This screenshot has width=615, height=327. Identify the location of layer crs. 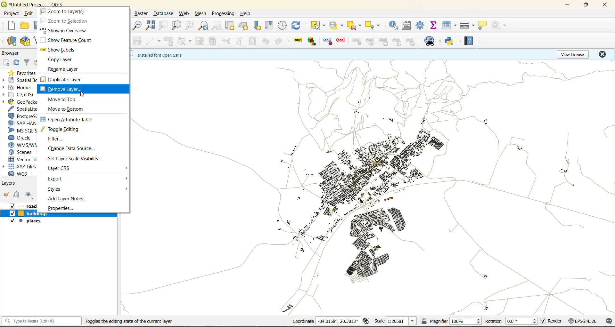
(63, 168).